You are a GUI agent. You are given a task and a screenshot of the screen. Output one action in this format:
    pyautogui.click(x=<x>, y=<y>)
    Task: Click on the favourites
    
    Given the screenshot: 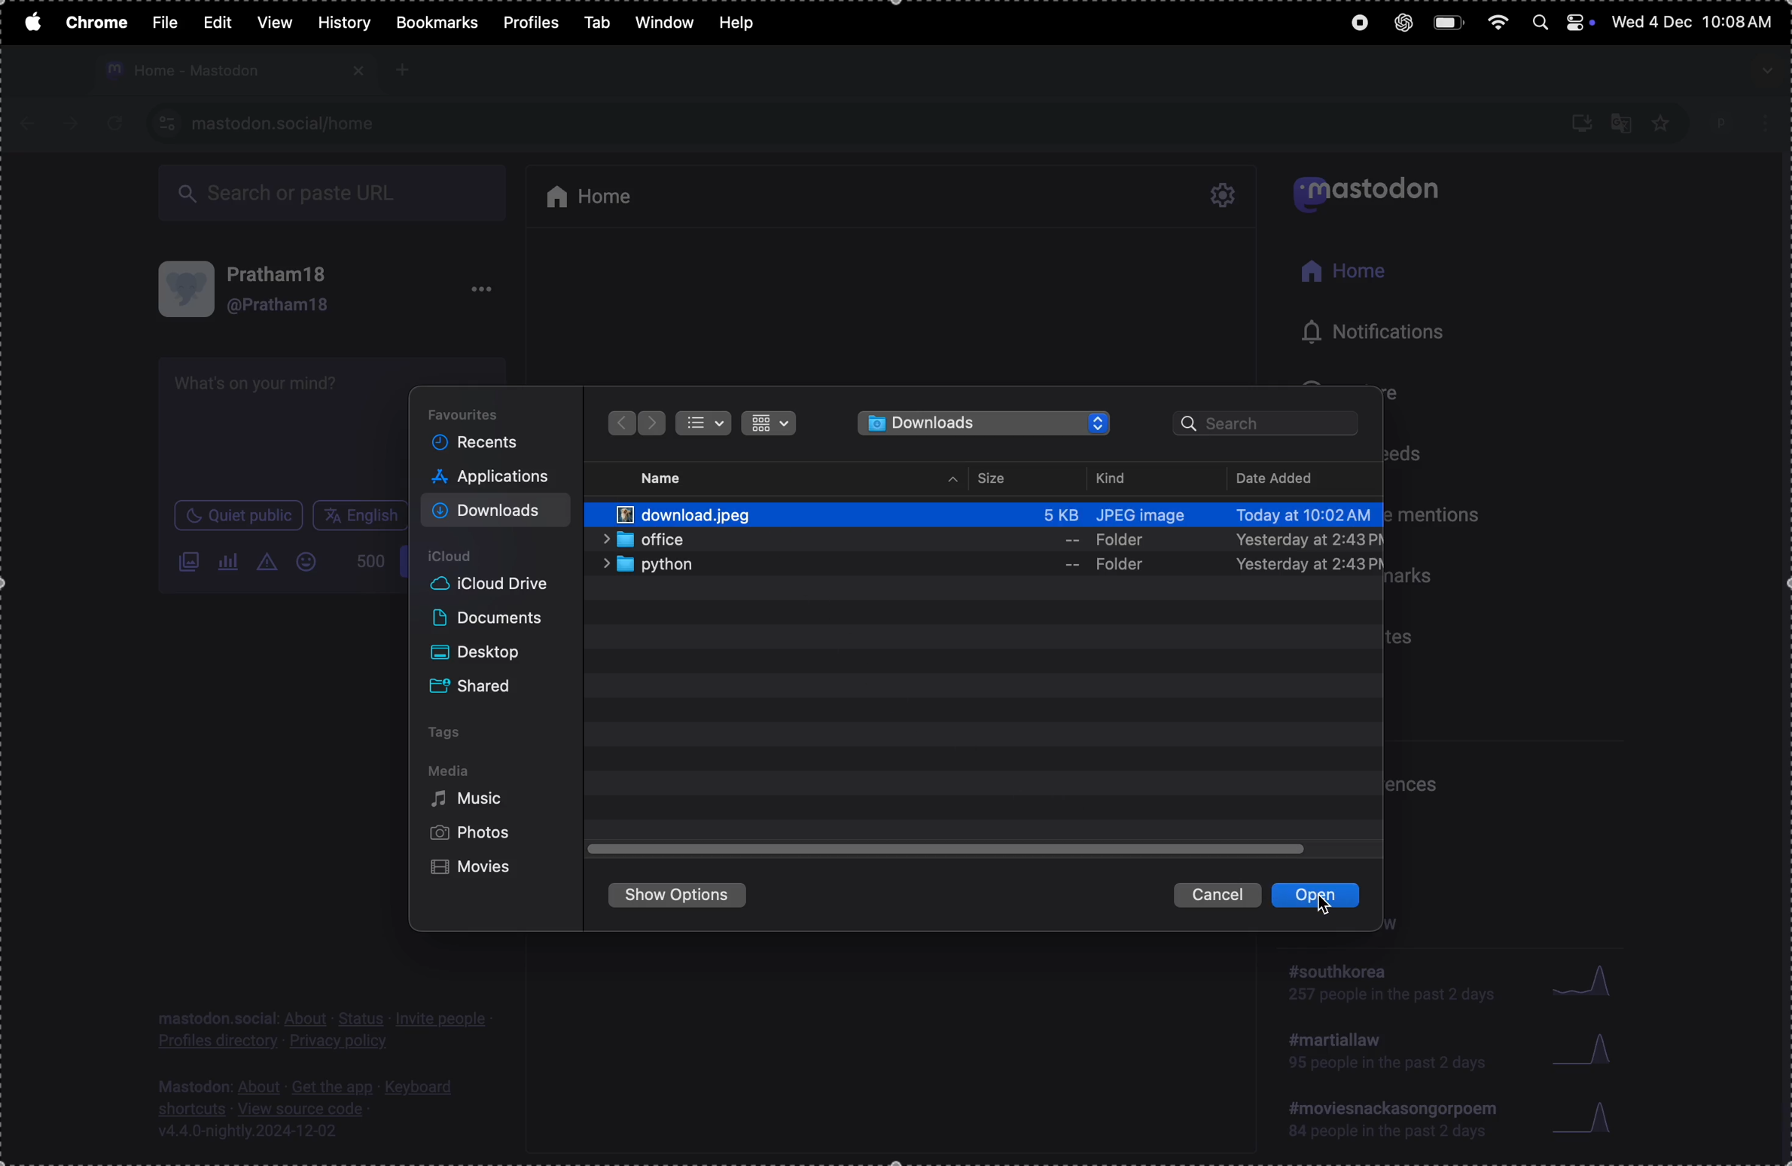 What is the action you would take?
    pyautogui.click(x=473, y=412)
    